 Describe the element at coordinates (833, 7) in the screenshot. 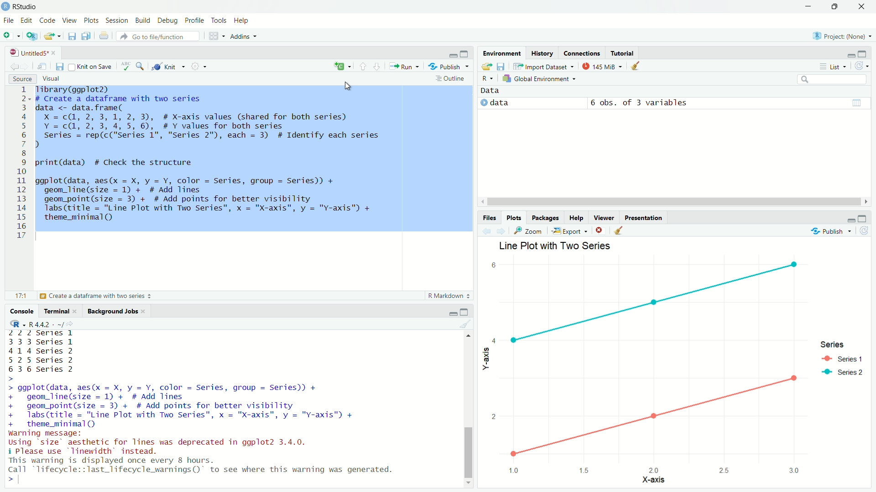

I see `Maximize` at that location.